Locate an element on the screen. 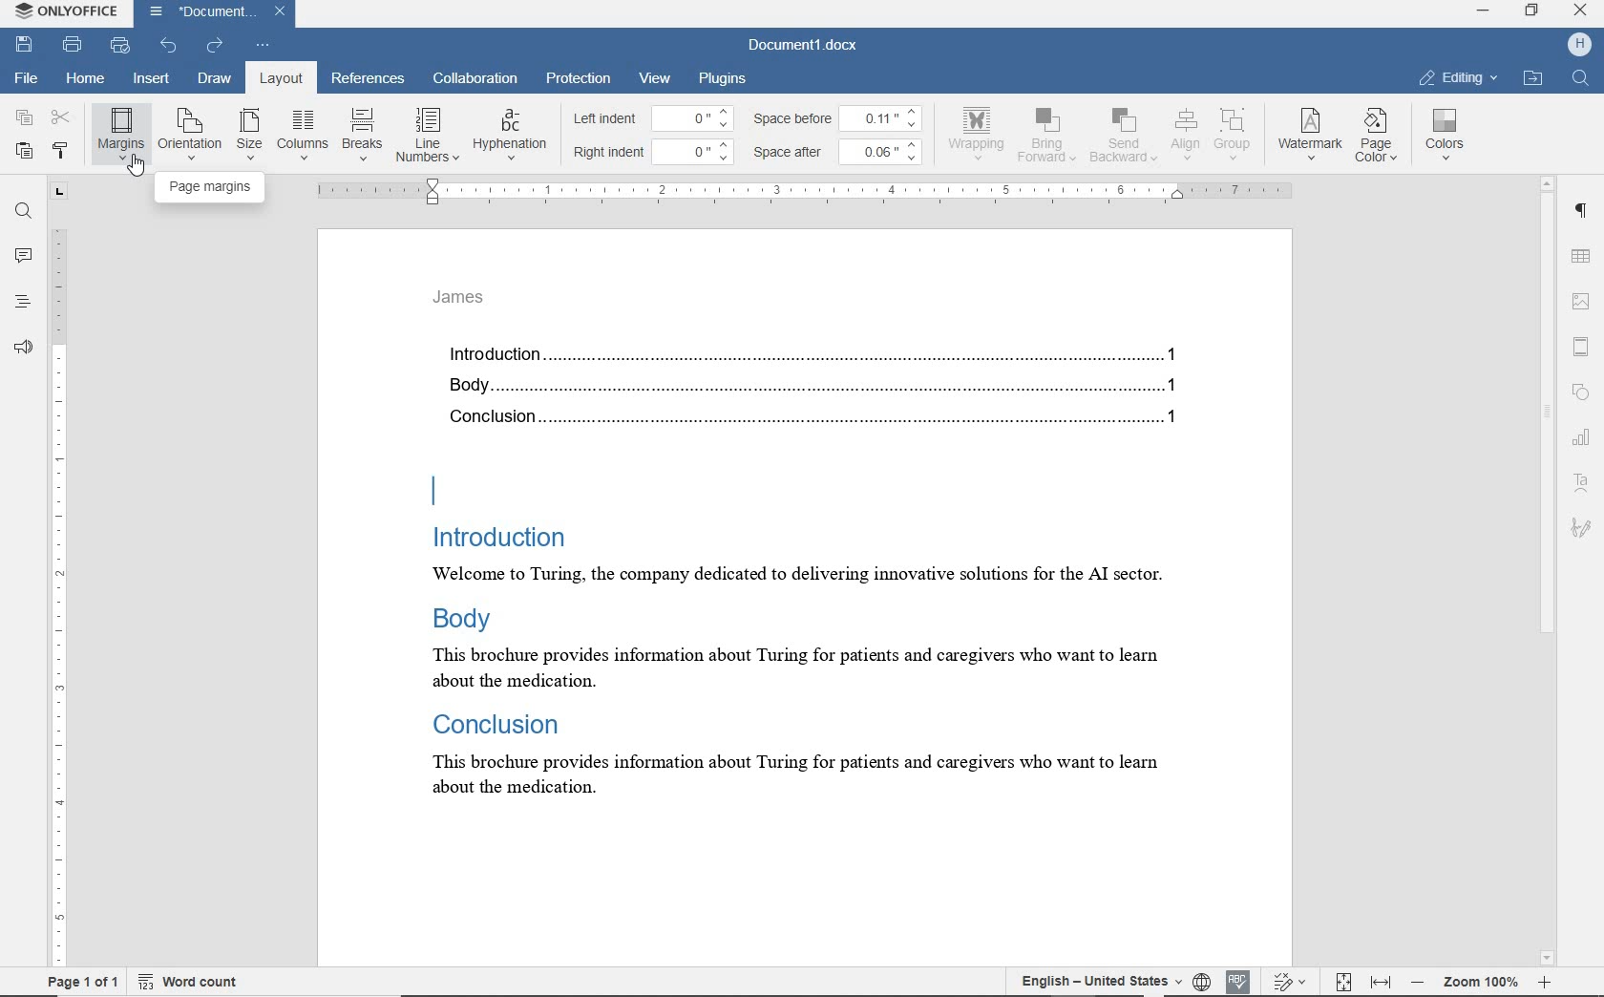 Image resolution: width=1604 pixels, height=997 pixels. redo is located at coordinates (215, 46).